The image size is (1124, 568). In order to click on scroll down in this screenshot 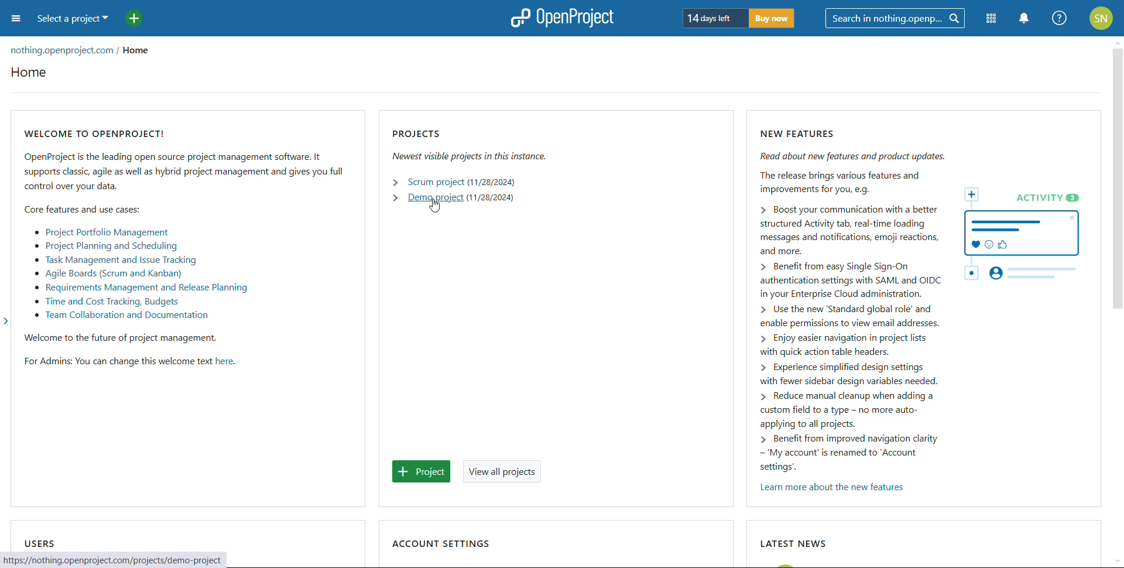, I will do `click(1117, 562)`.